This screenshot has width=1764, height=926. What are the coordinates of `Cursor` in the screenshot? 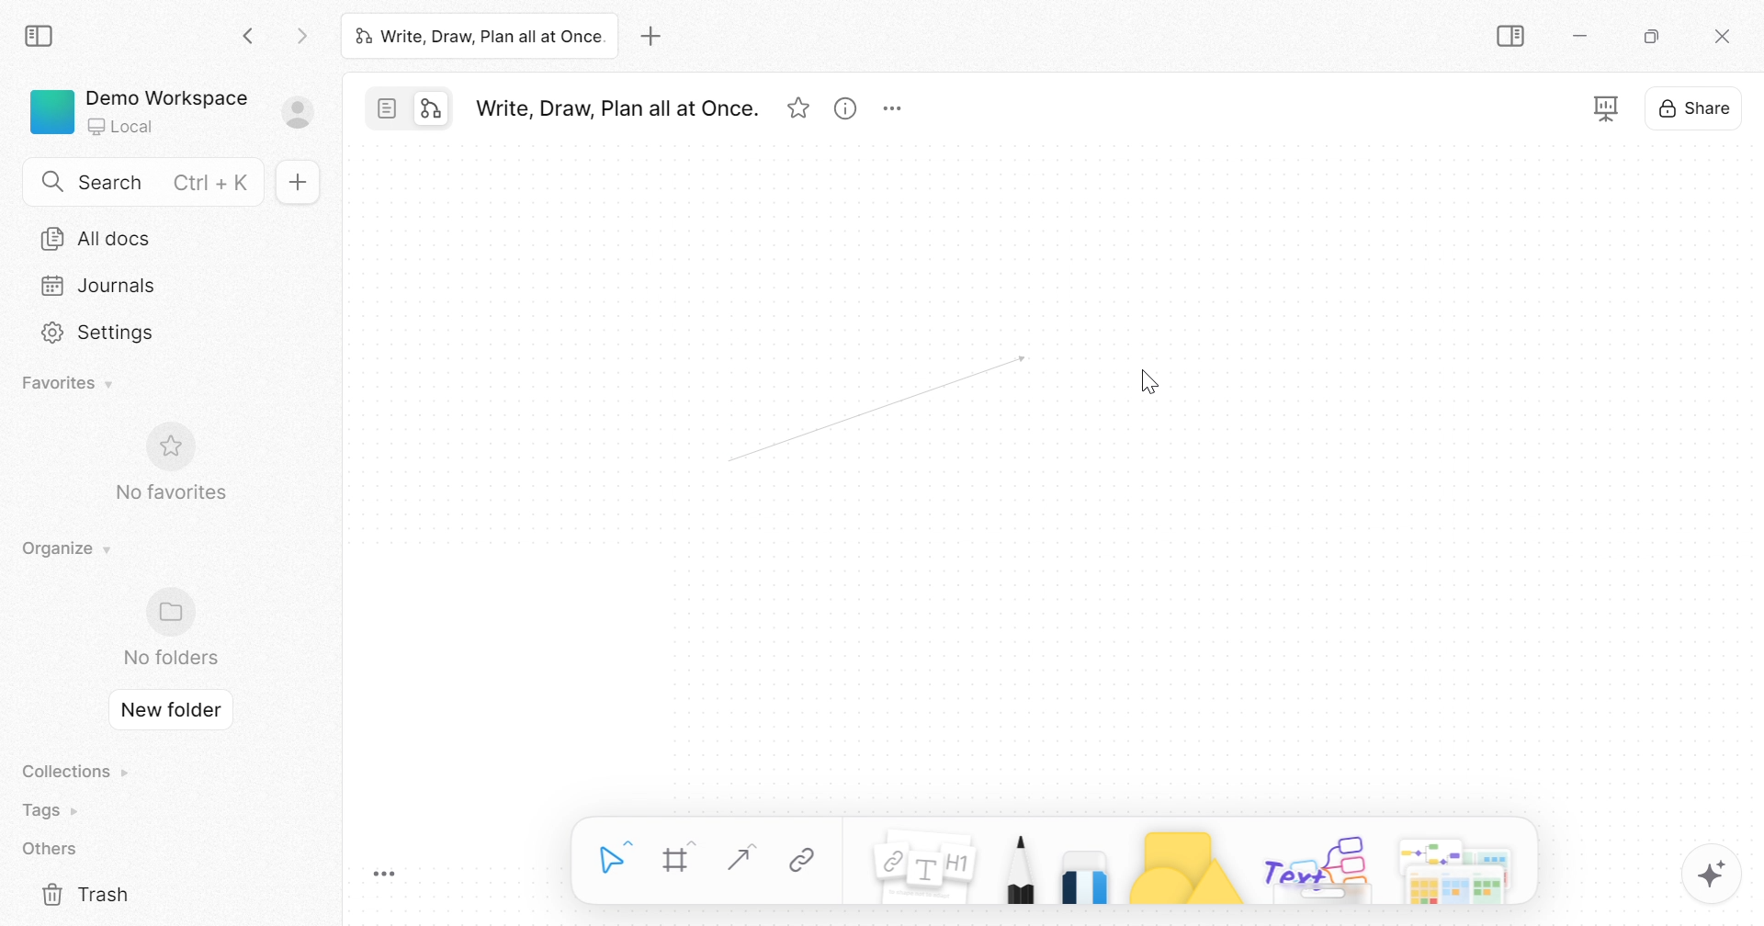 It's located at (1151, 381).